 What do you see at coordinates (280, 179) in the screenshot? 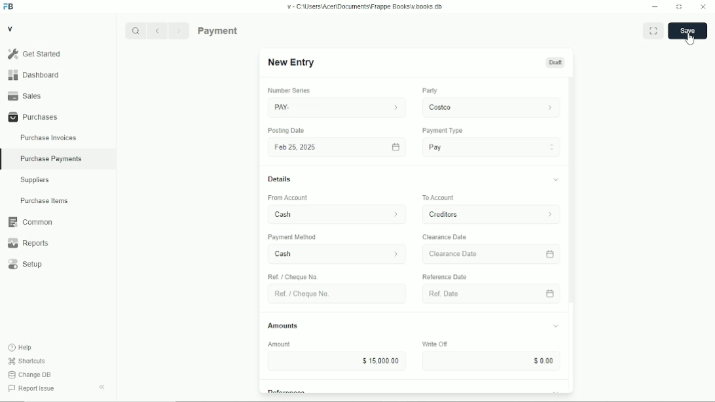
I see `Details` at bounding box center [280, 179].